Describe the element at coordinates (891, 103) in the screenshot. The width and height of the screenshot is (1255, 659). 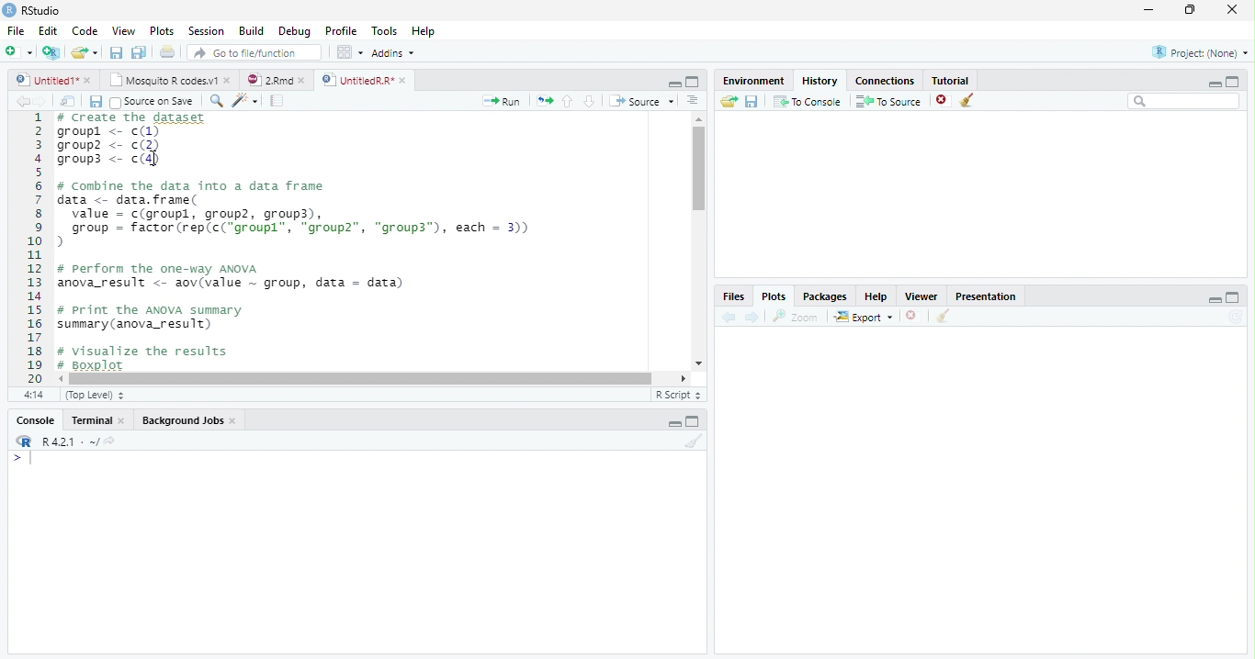
I see `To source` at that location.